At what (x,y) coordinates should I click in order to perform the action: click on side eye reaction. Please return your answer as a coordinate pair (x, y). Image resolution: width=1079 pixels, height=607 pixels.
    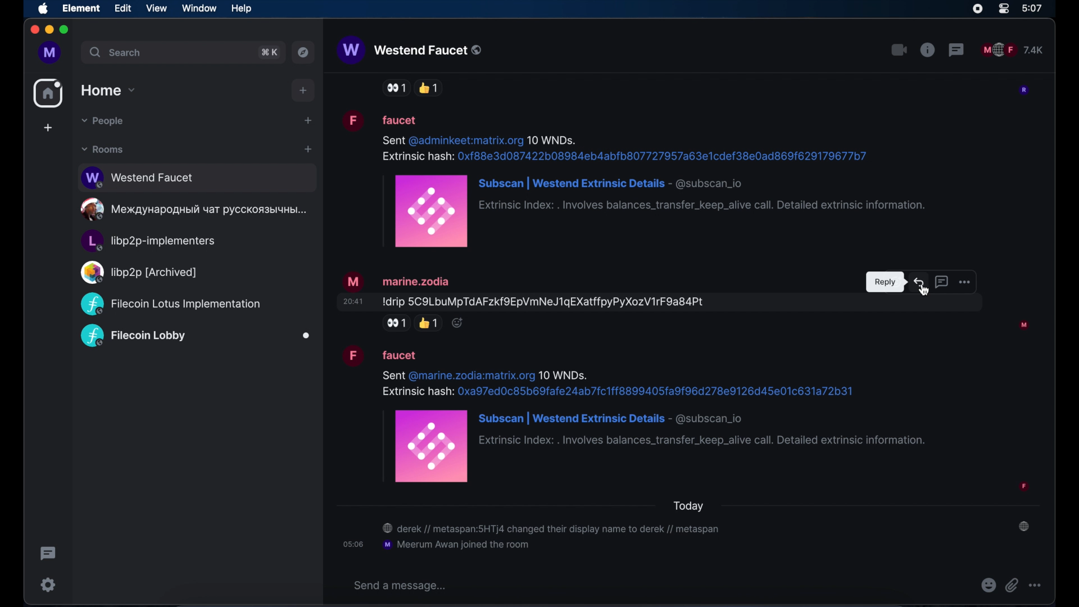
    Looking at the image, I should click on (395, 323).